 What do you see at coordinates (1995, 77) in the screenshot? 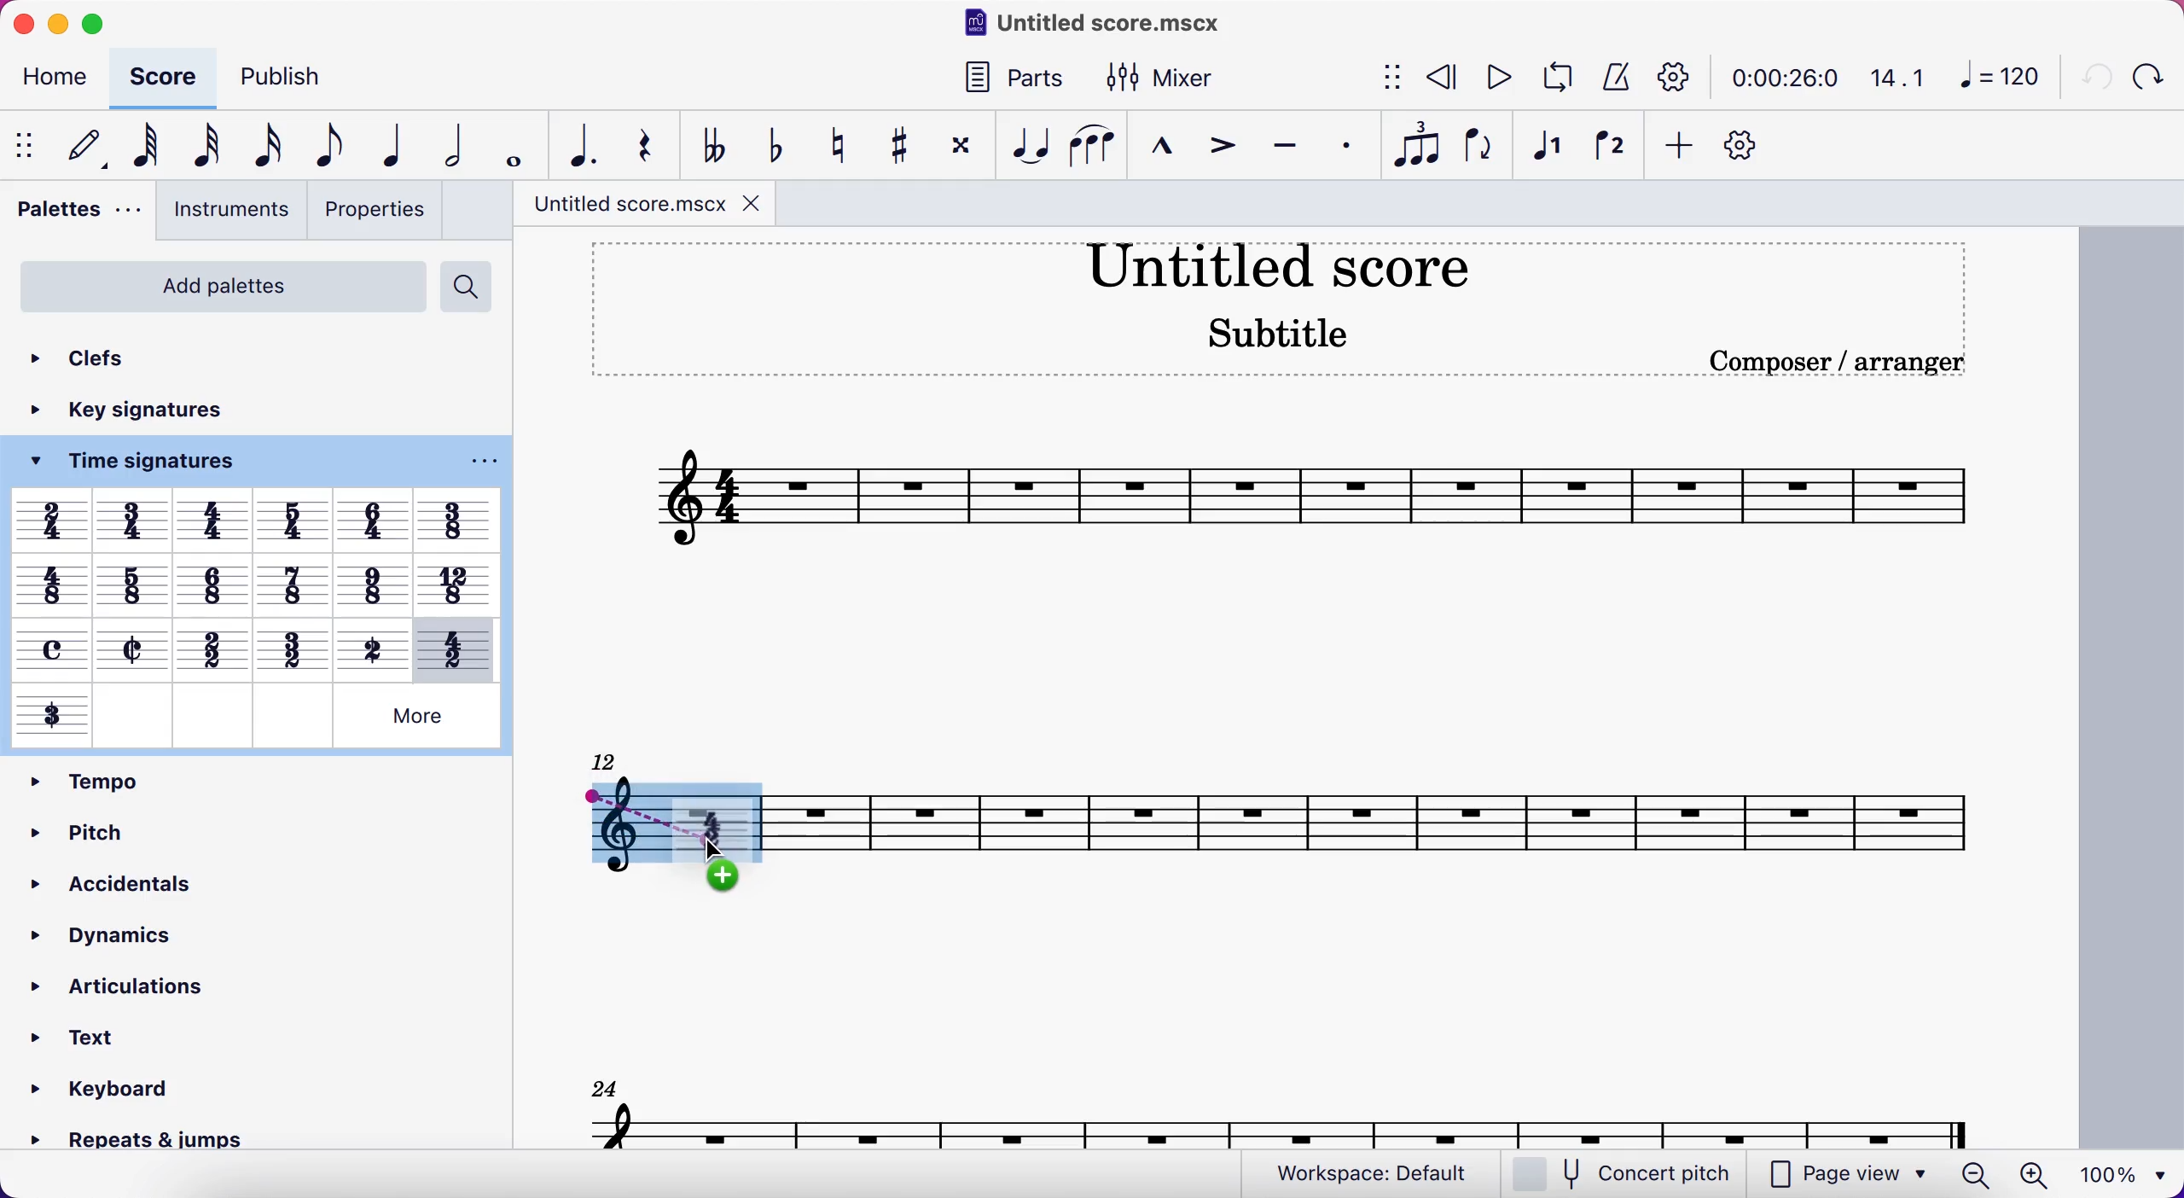
I see `120` at bounding box center [1995, 77].